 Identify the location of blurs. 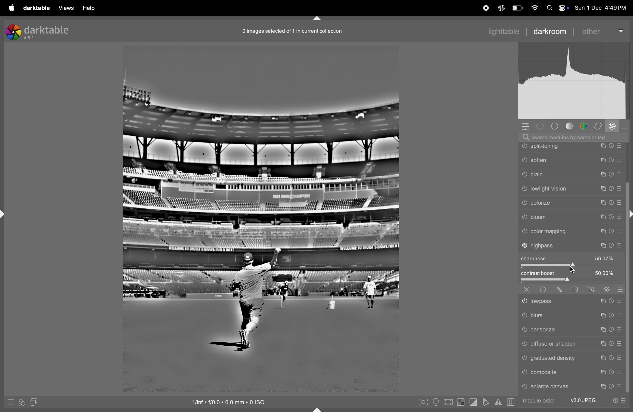
(570, 315).